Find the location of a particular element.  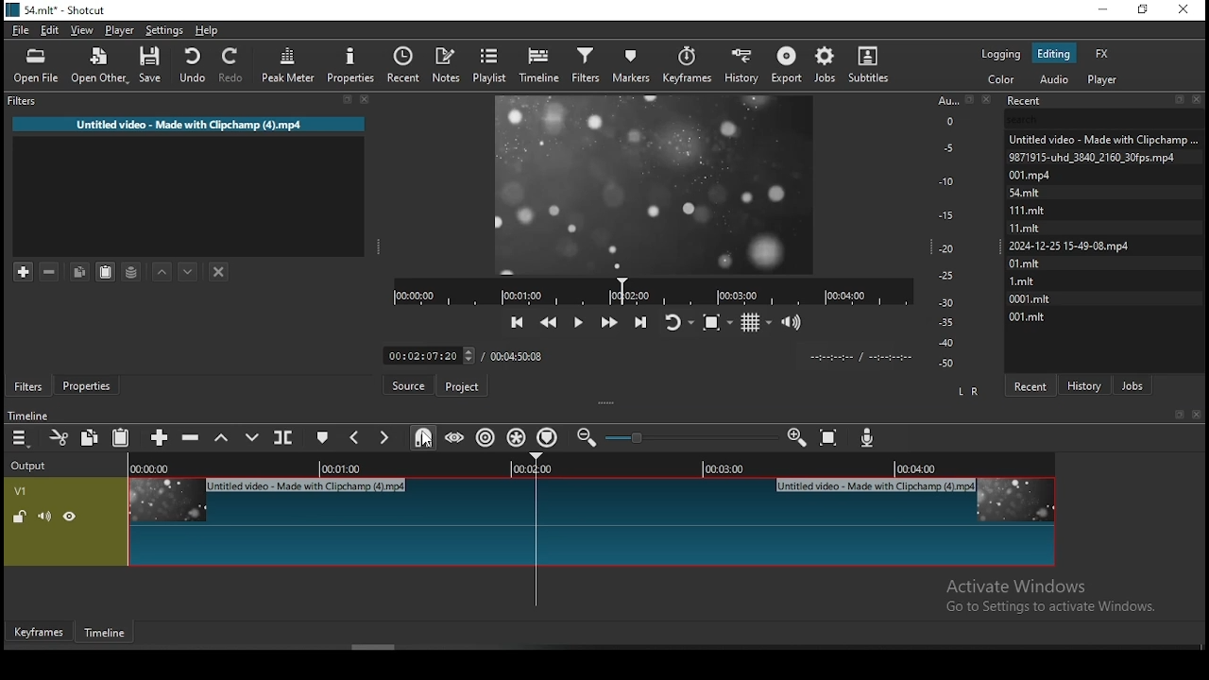

copy is located at coordinates (78, 269).